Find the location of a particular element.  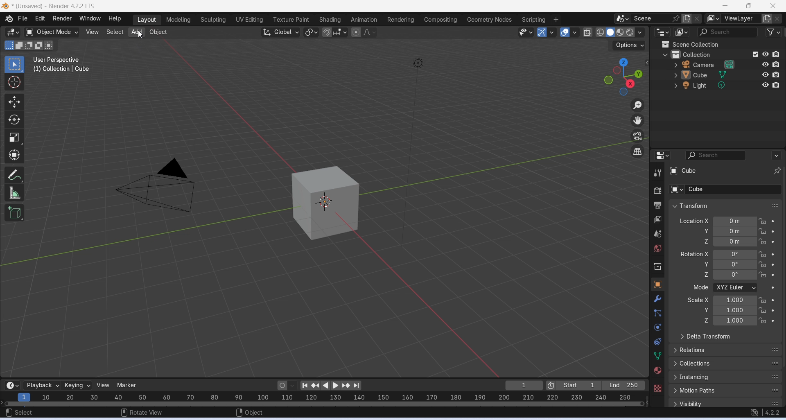

proportional editing objects is located at coordinates (357, 32).